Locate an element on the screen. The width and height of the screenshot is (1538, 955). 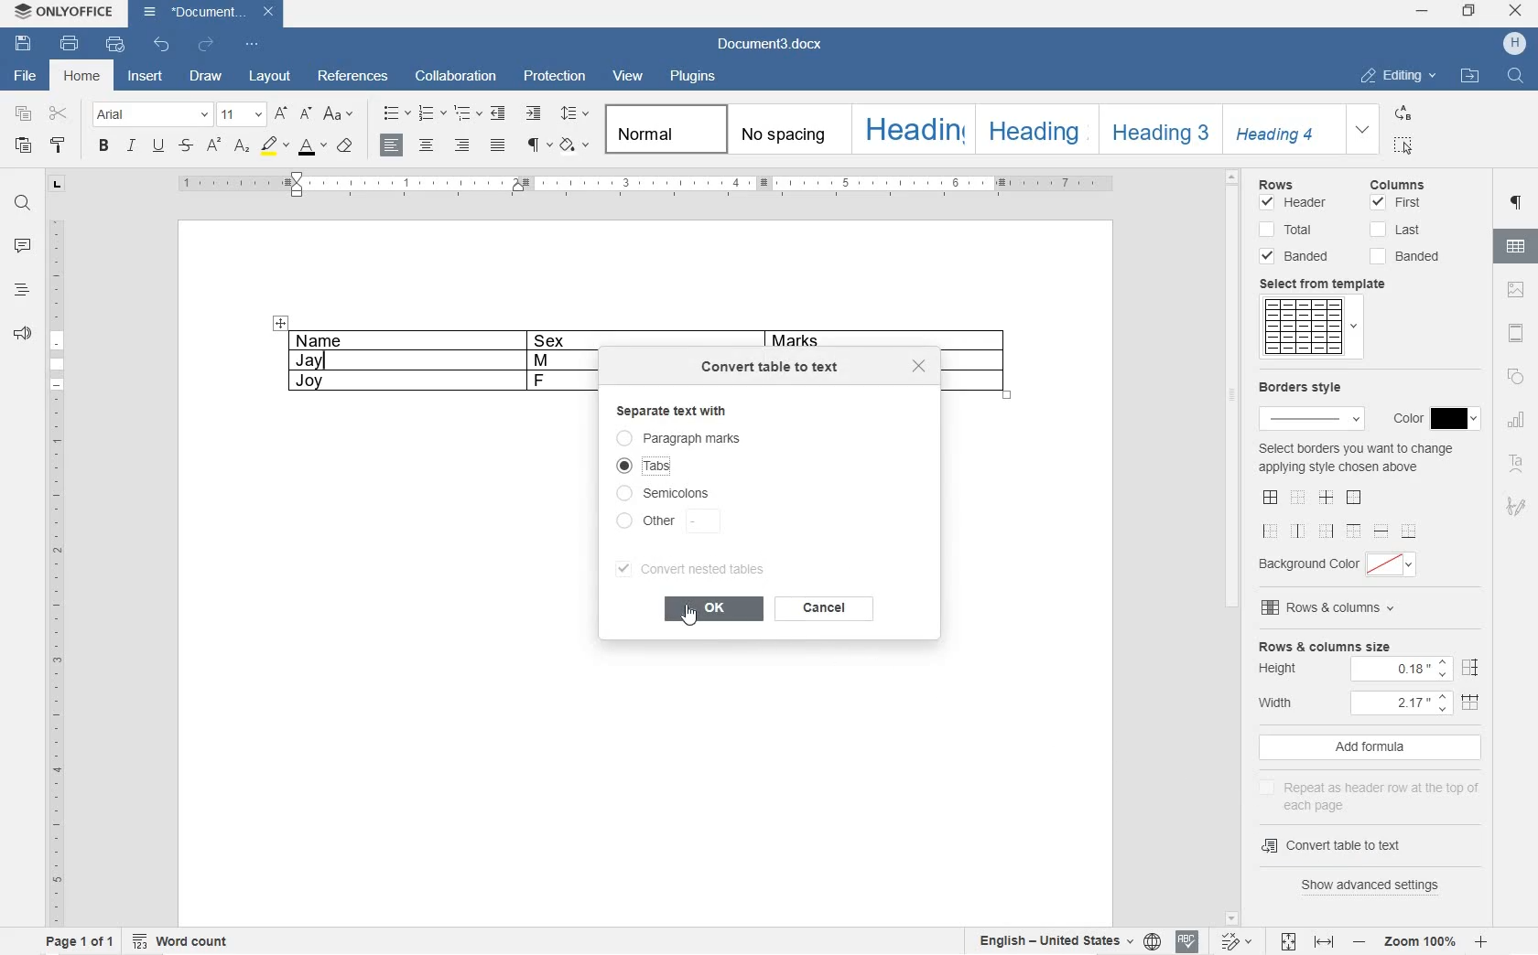
MULTILEVEL LISTS is located at coordinates (466, 112).